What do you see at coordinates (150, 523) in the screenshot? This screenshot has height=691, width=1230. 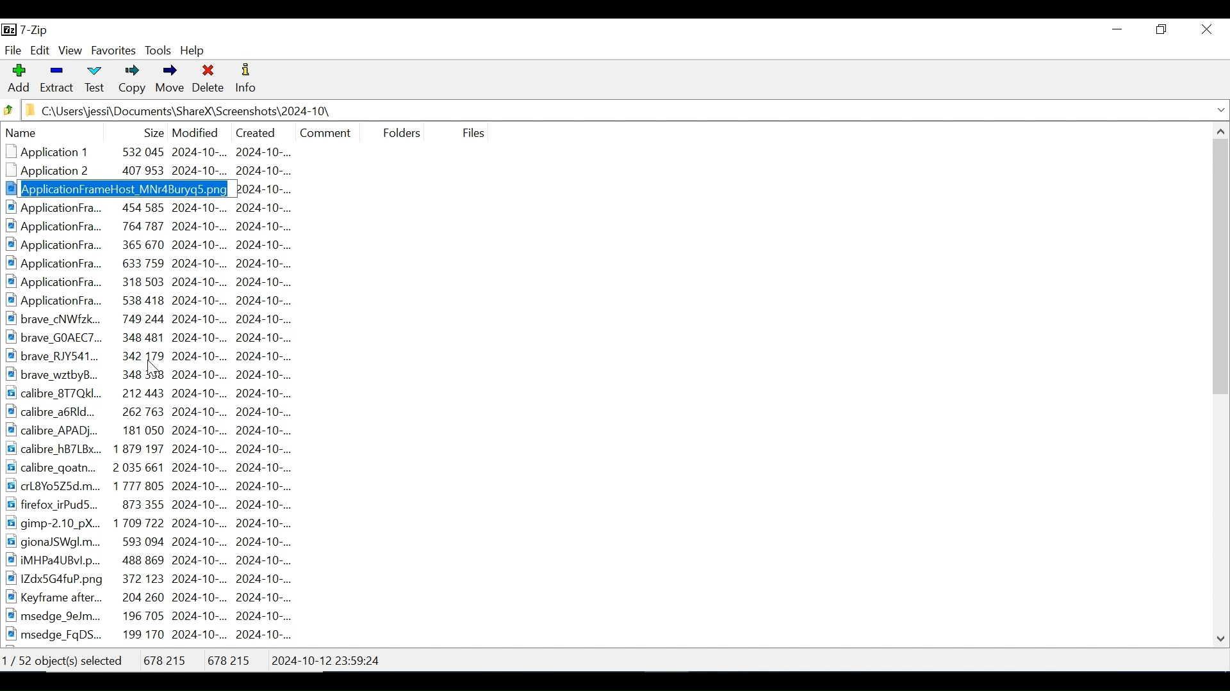 I see `gimp-2.10 pX.. 1709722 2024-10-.. 2024-10-` at bounding box center [150, 523].